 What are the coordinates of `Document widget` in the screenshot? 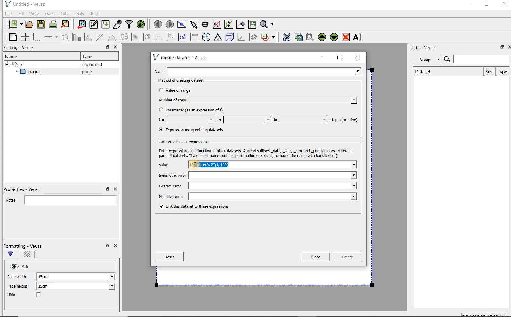 It's located at (29, 64).